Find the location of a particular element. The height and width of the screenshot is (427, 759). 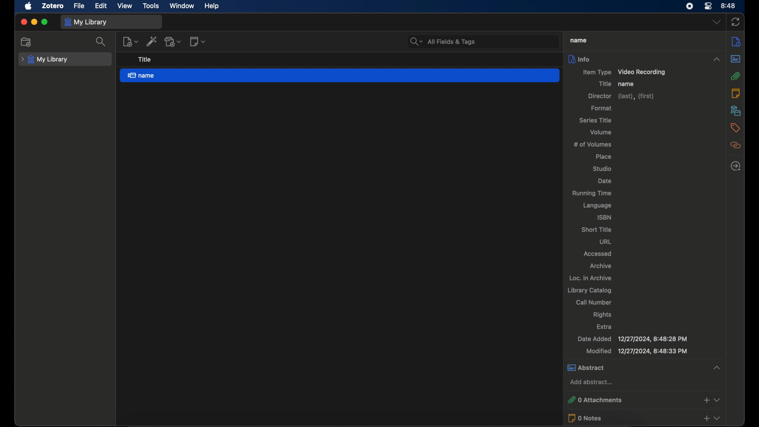

isbn is located at coordinates (605, 217).